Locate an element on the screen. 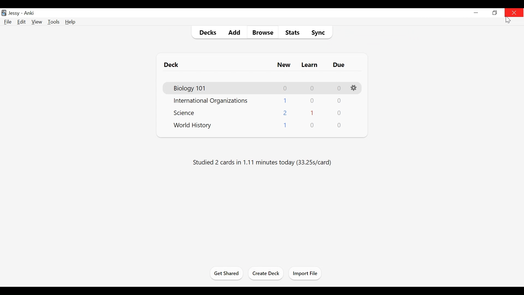 This screenshot has width=524, height=295. Stats is located at coordinates (293, 33).